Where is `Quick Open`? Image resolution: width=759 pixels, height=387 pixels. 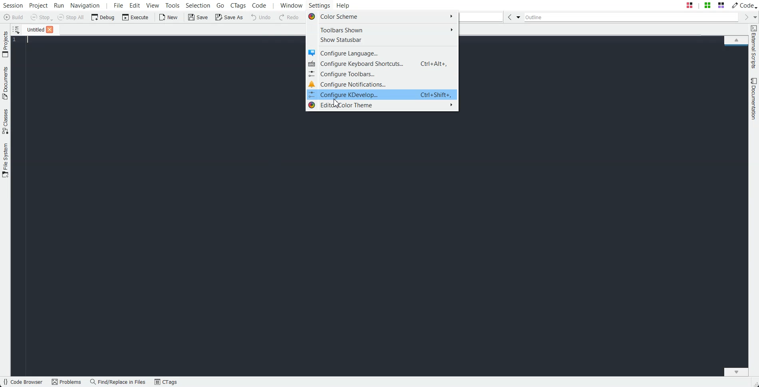 Quick Open is located at coordinates (481, 17).